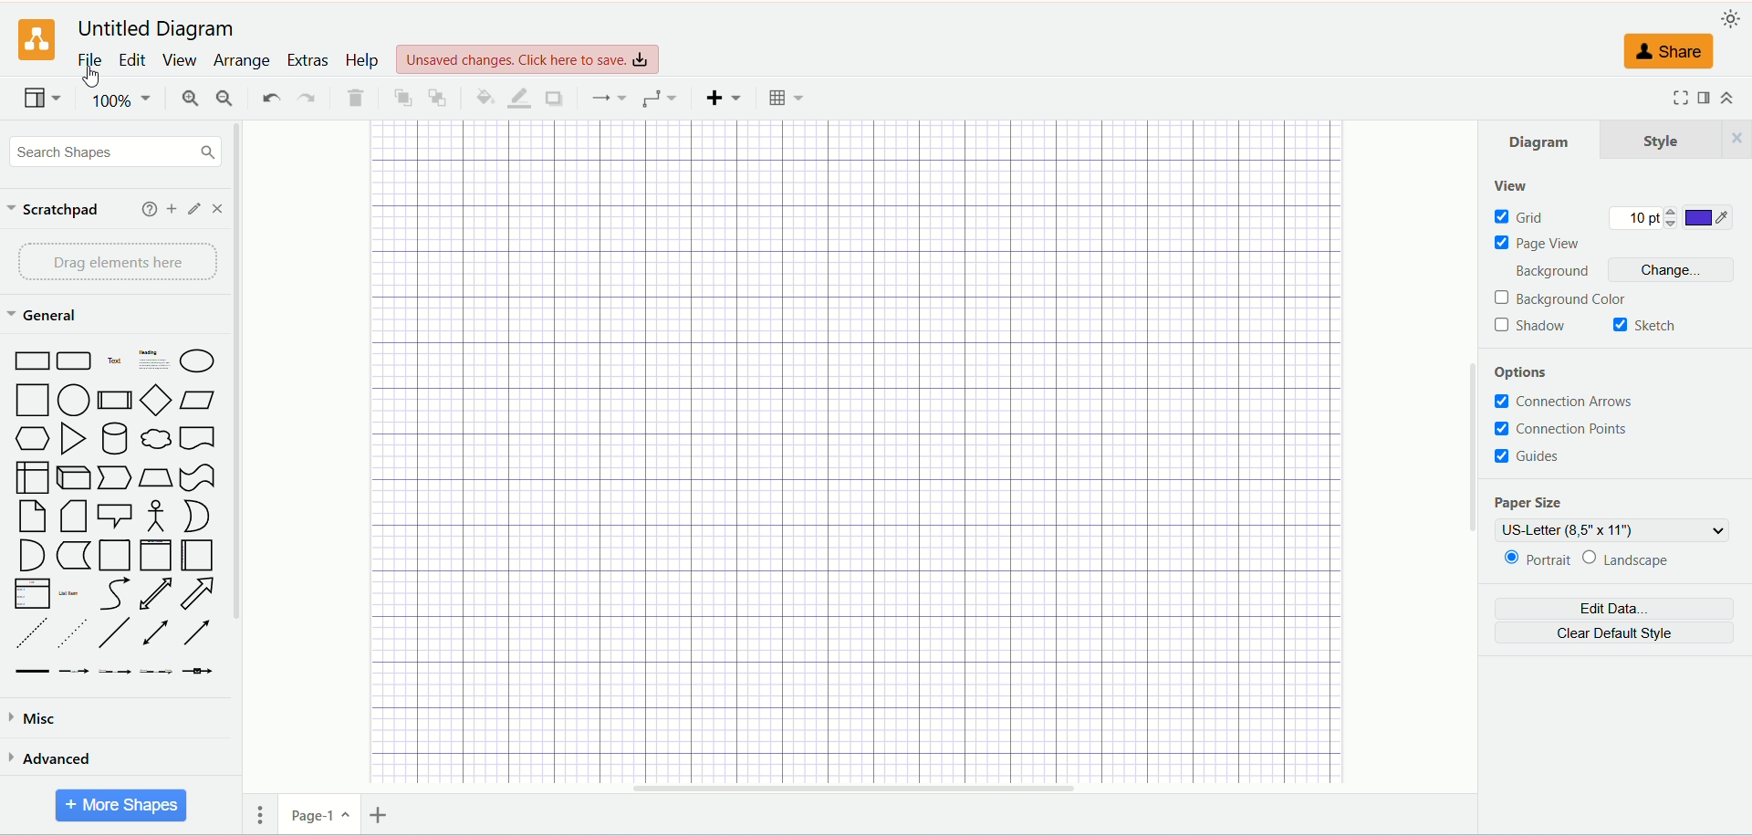 This screenshot has width=1752, height=836. I want to click on Tape, so click(197, 478).